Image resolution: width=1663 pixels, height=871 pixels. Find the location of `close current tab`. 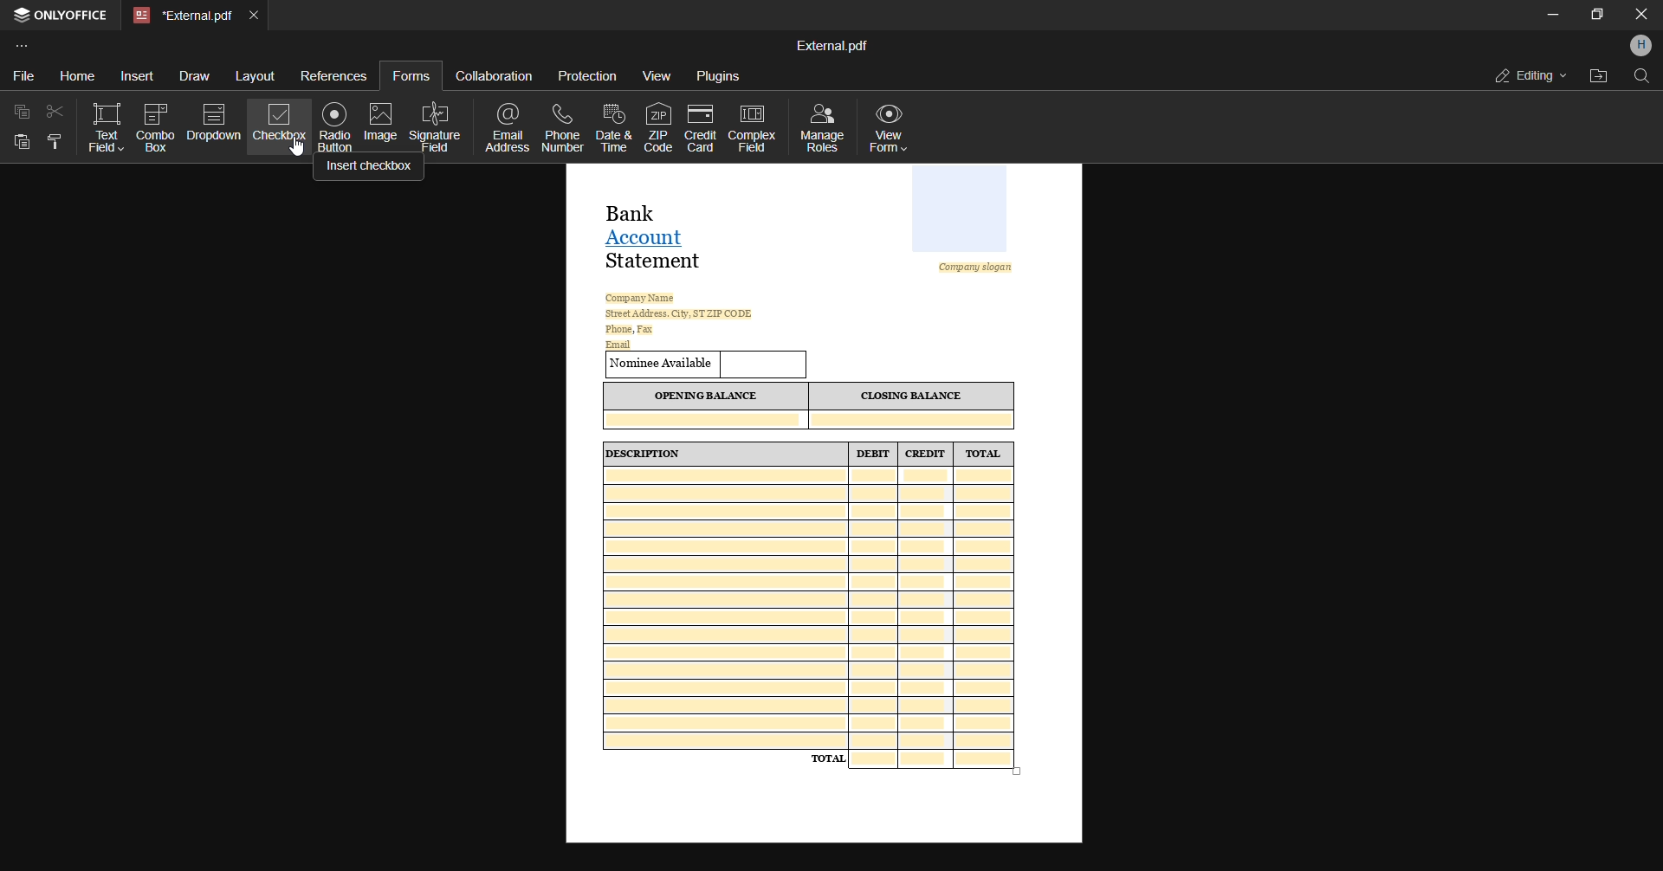

close current tab is located at coordinates (258, 15).